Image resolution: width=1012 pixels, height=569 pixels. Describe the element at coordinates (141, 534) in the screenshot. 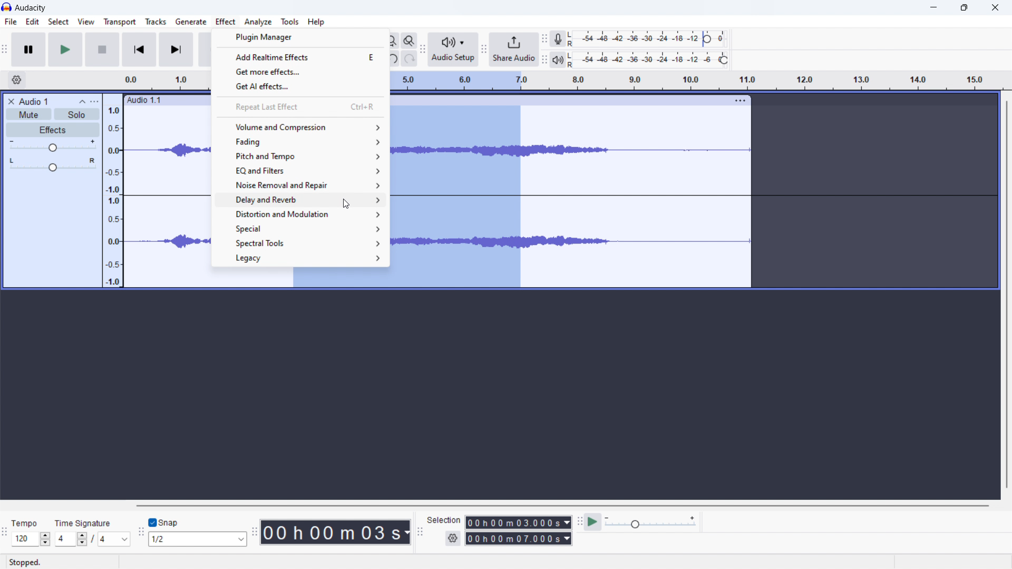

I see `snapping toolbar` at that location.